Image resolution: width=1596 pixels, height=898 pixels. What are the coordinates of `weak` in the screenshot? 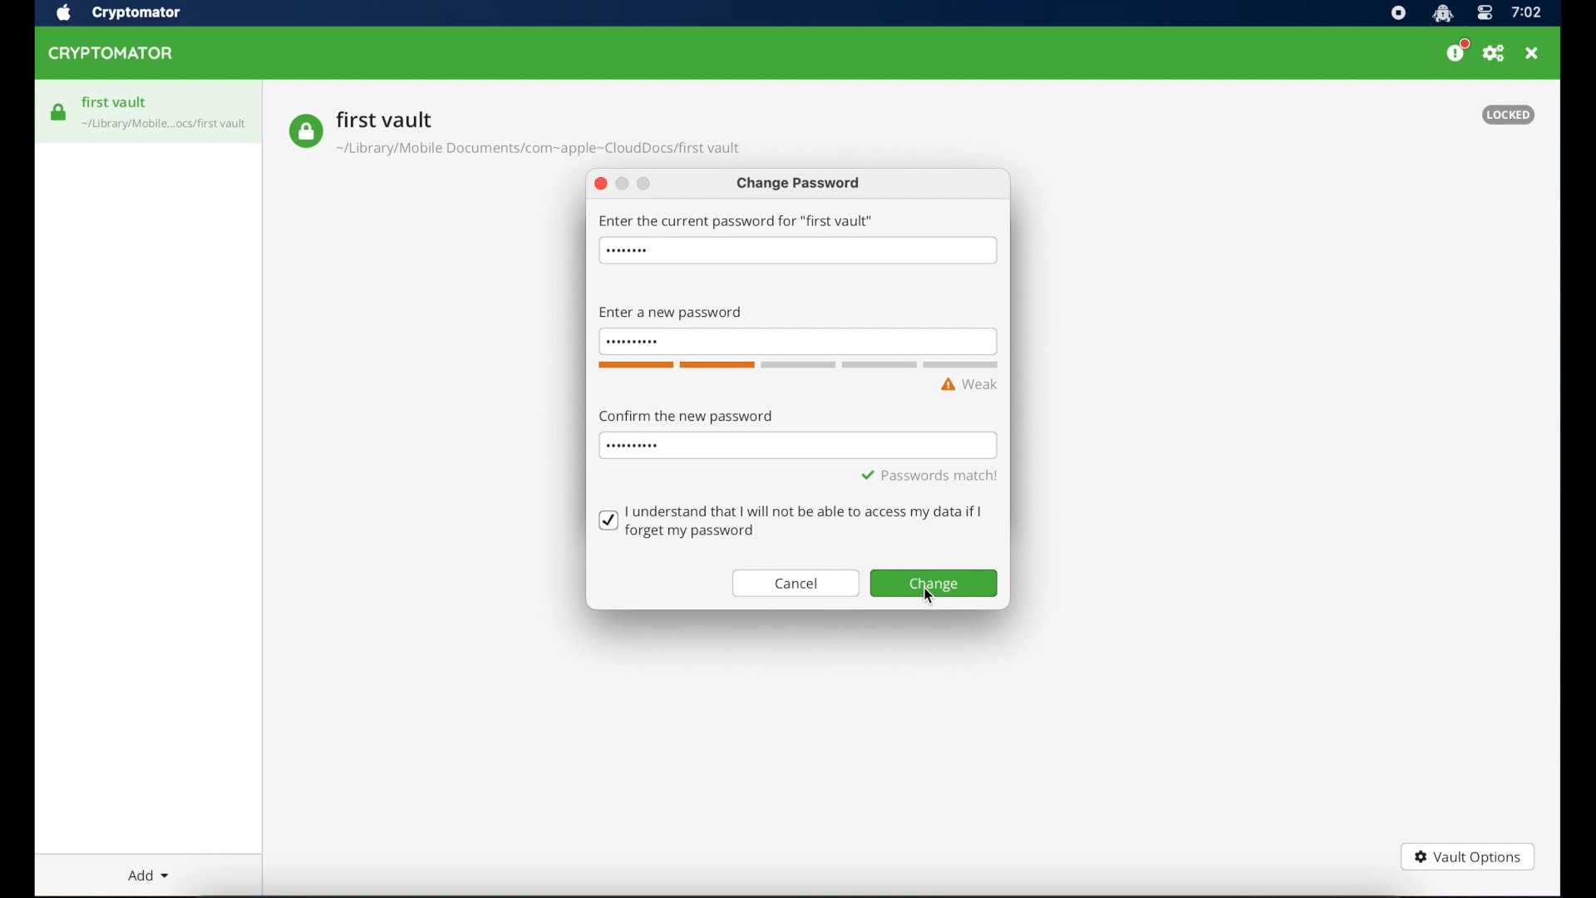 It's located at (969, 385).